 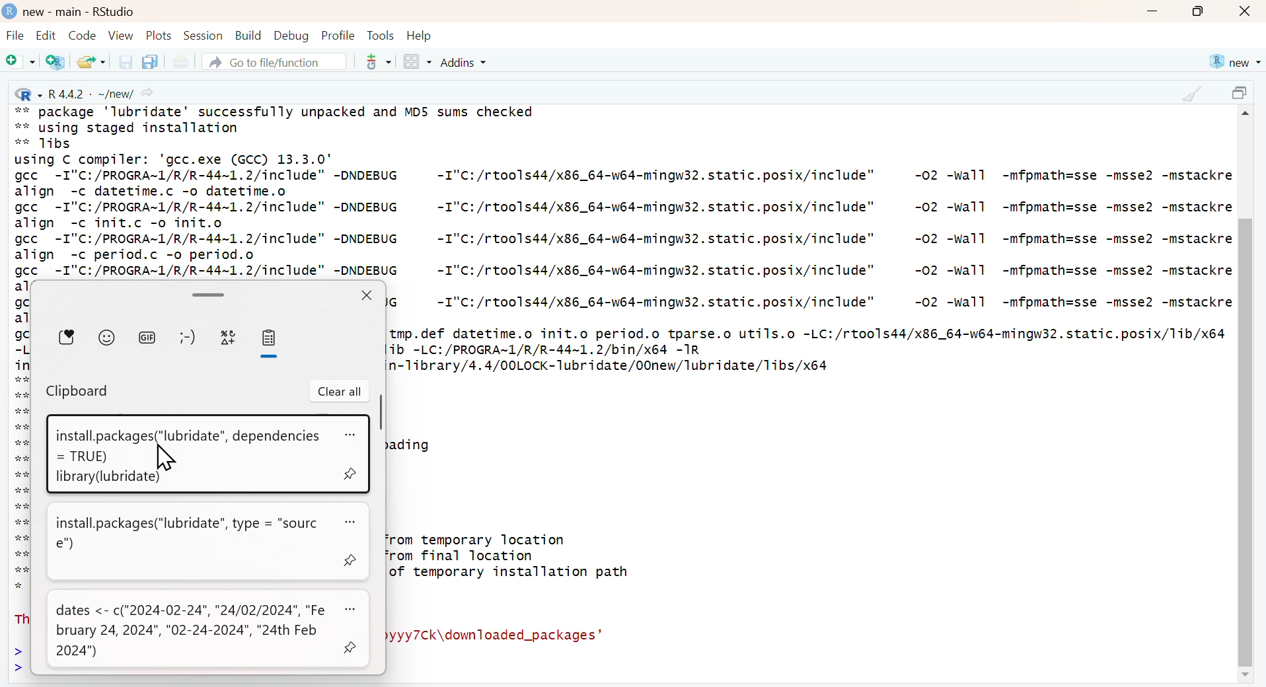 What do you see at coordinates (107, 336) in the screenshot?
I see `Emoji` at bounding box center [107, 336].